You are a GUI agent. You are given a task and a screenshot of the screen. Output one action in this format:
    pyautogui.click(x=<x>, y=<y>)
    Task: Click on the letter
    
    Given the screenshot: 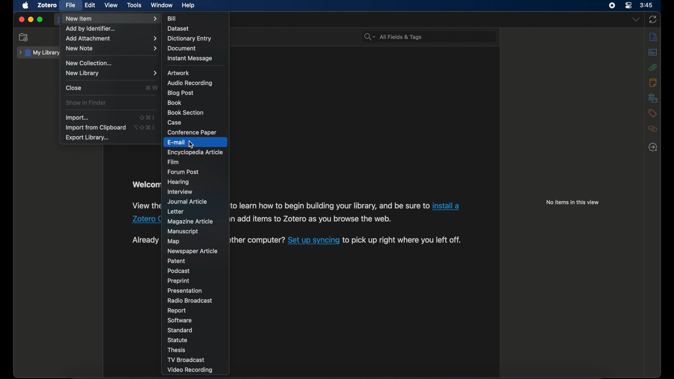 What is the action you would take?
    pyautogui.click(x=176, y=212)
    